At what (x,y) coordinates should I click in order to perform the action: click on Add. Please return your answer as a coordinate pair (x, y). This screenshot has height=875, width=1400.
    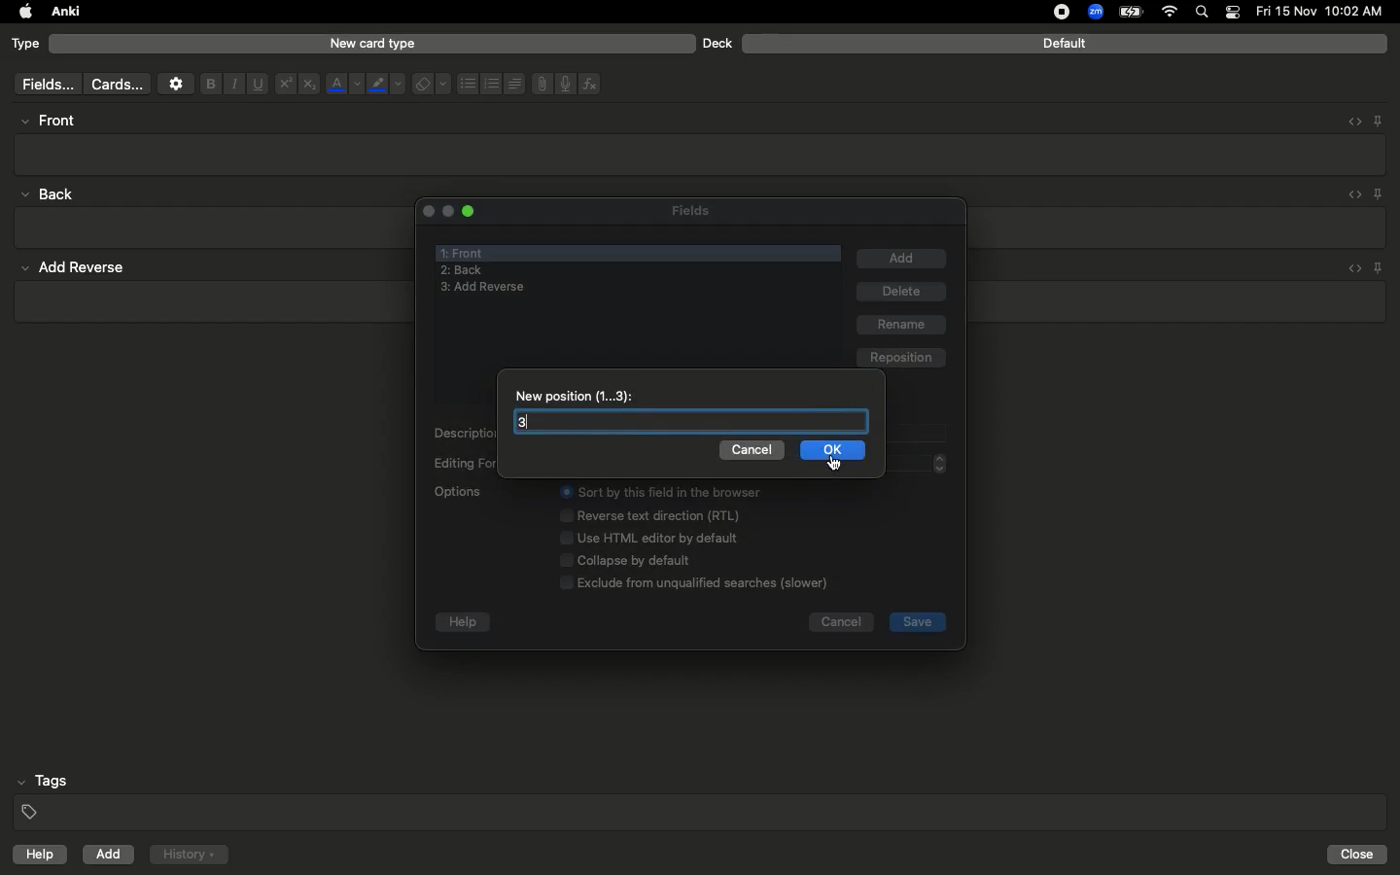
    Looking at the image, I should click on (110, 855).